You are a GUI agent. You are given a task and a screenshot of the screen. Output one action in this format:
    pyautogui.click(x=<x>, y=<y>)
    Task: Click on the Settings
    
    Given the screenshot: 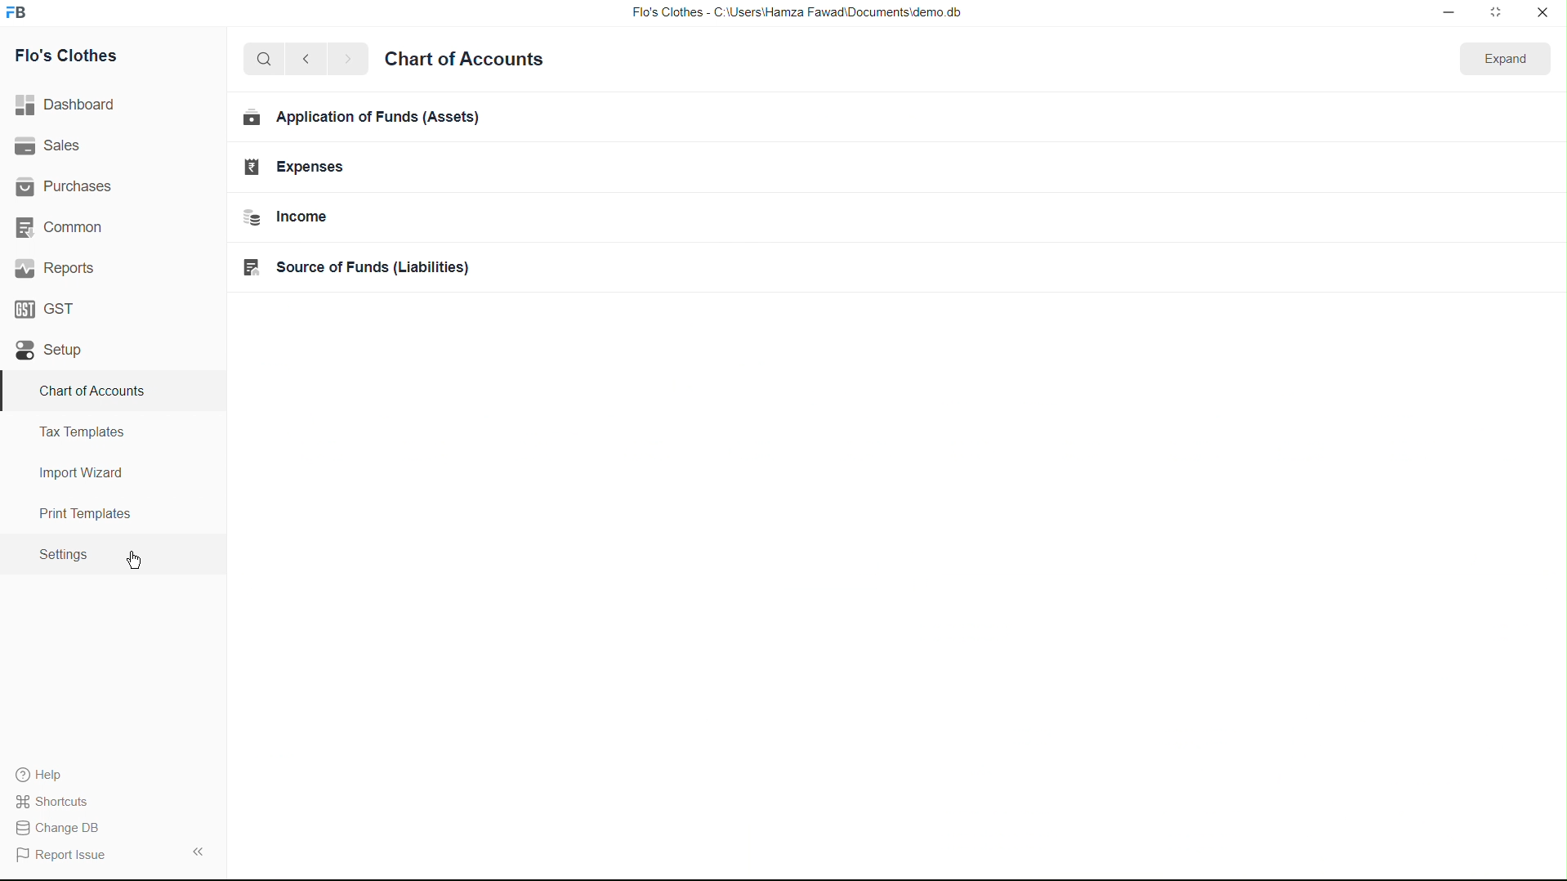 What is the action you would take?
    pyautogui.click(x=62, y=555)
    